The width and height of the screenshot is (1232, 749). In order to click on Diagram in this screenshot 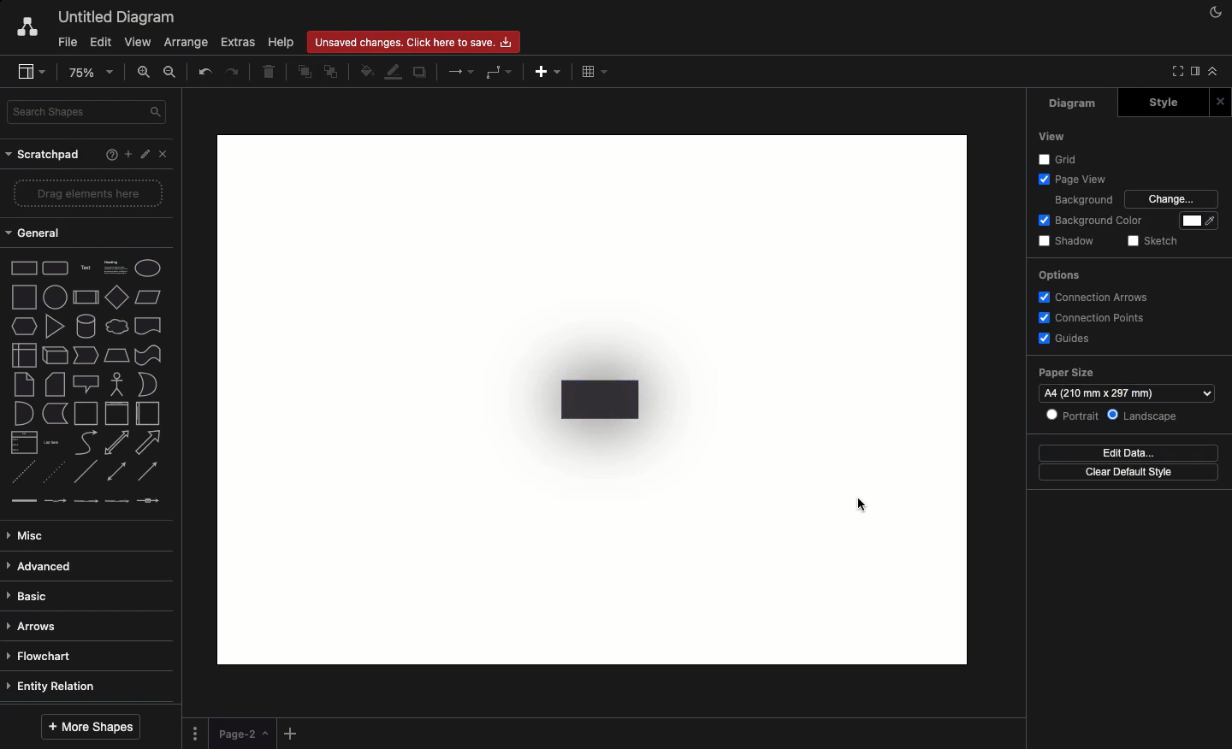, I will do `click(1065, 103)`.